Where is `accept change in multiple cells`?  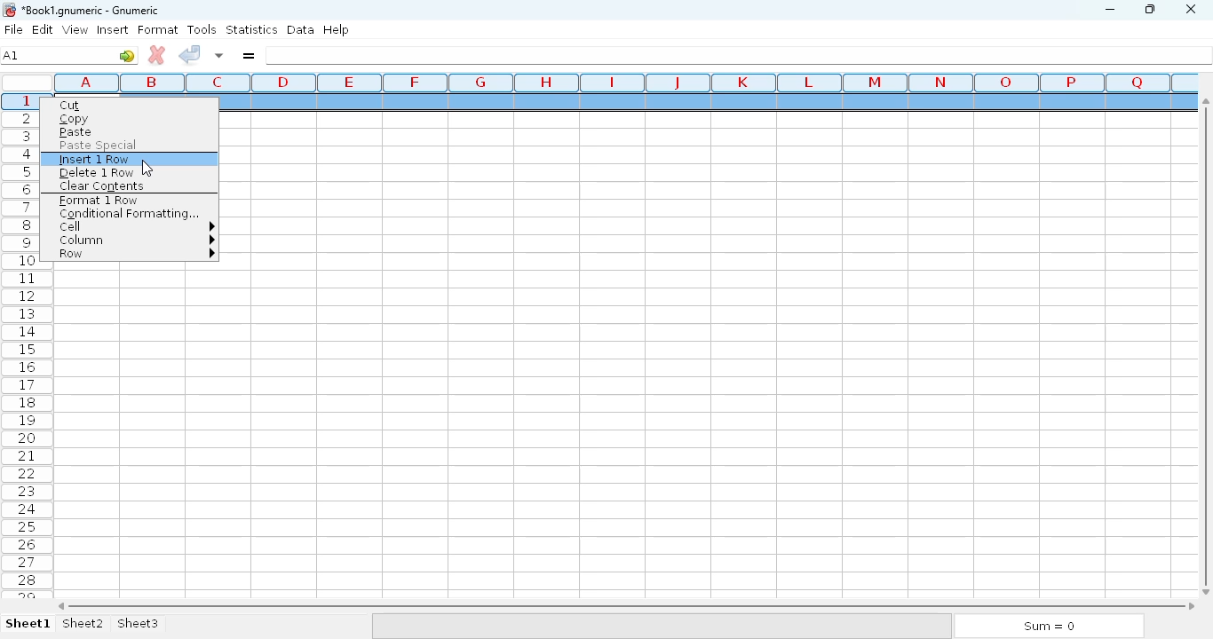
accept change in multiple cells is located at coordinates (219, 55).